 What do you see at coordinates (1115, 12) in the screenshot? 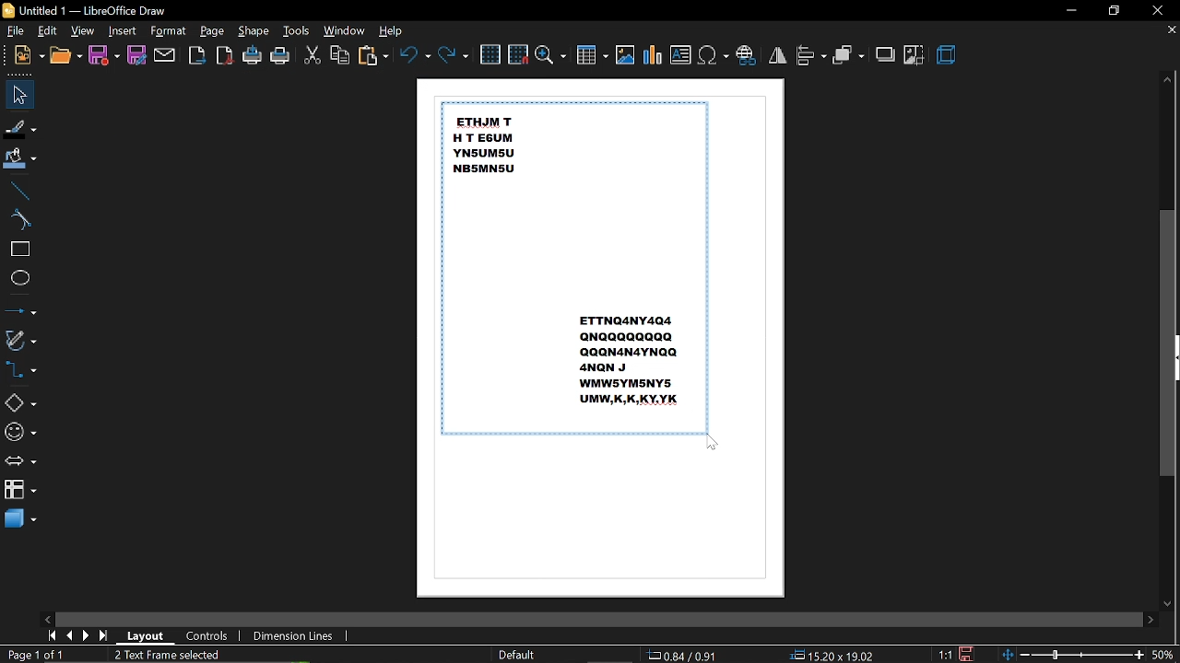
I see `restore down` at bounding box center [1115, 12].